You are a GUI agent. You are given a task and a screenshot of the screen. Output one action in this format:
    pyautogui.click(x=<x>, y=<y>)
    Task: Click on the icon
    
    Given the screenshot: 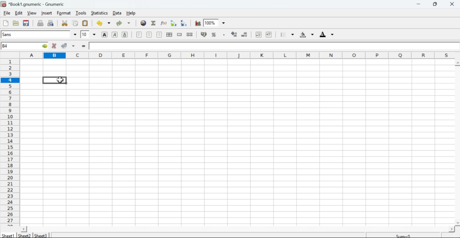 What is the action you would take?
    pyautogui.click(x=203, y=34)
    